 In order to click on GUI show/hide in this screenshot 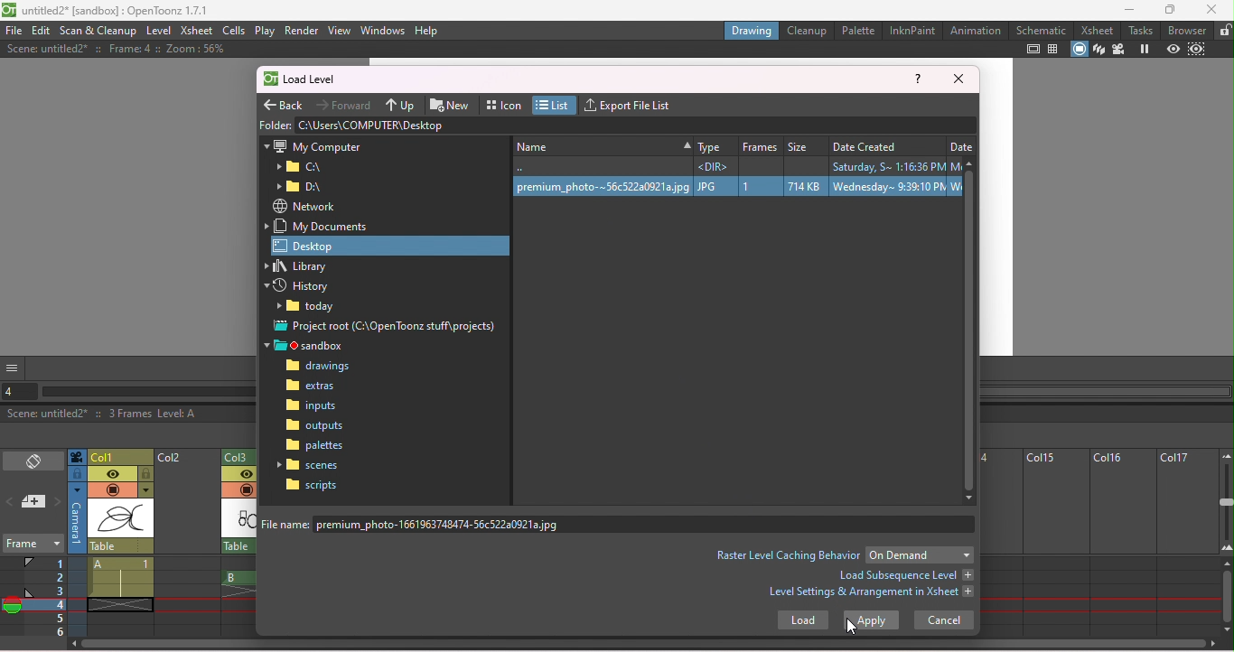, I will do `click(14, 368)`.